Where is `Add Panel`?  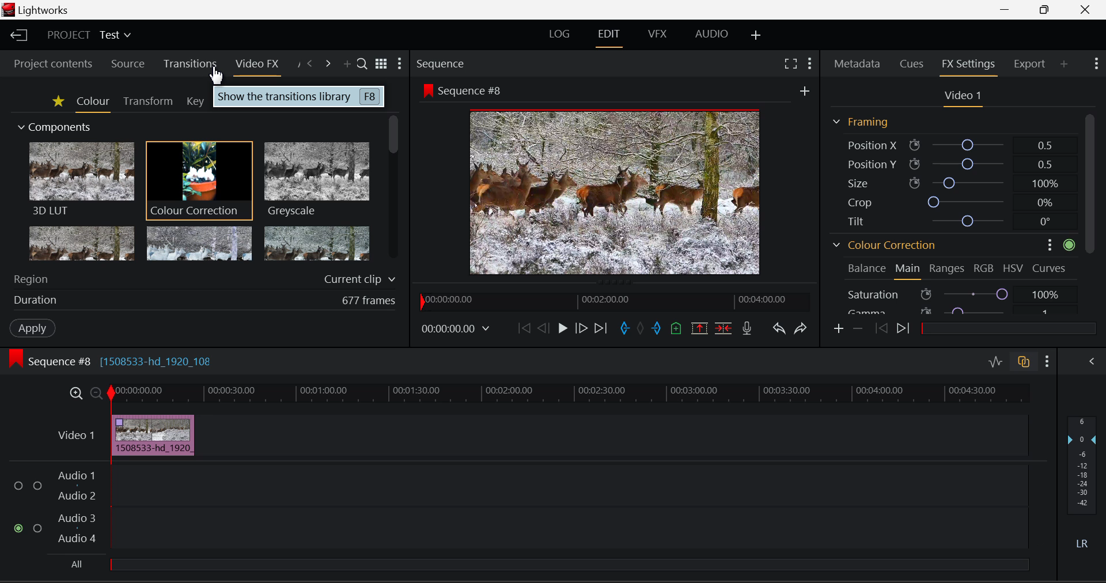
Add Panel is located at coordinates (1063, 62).